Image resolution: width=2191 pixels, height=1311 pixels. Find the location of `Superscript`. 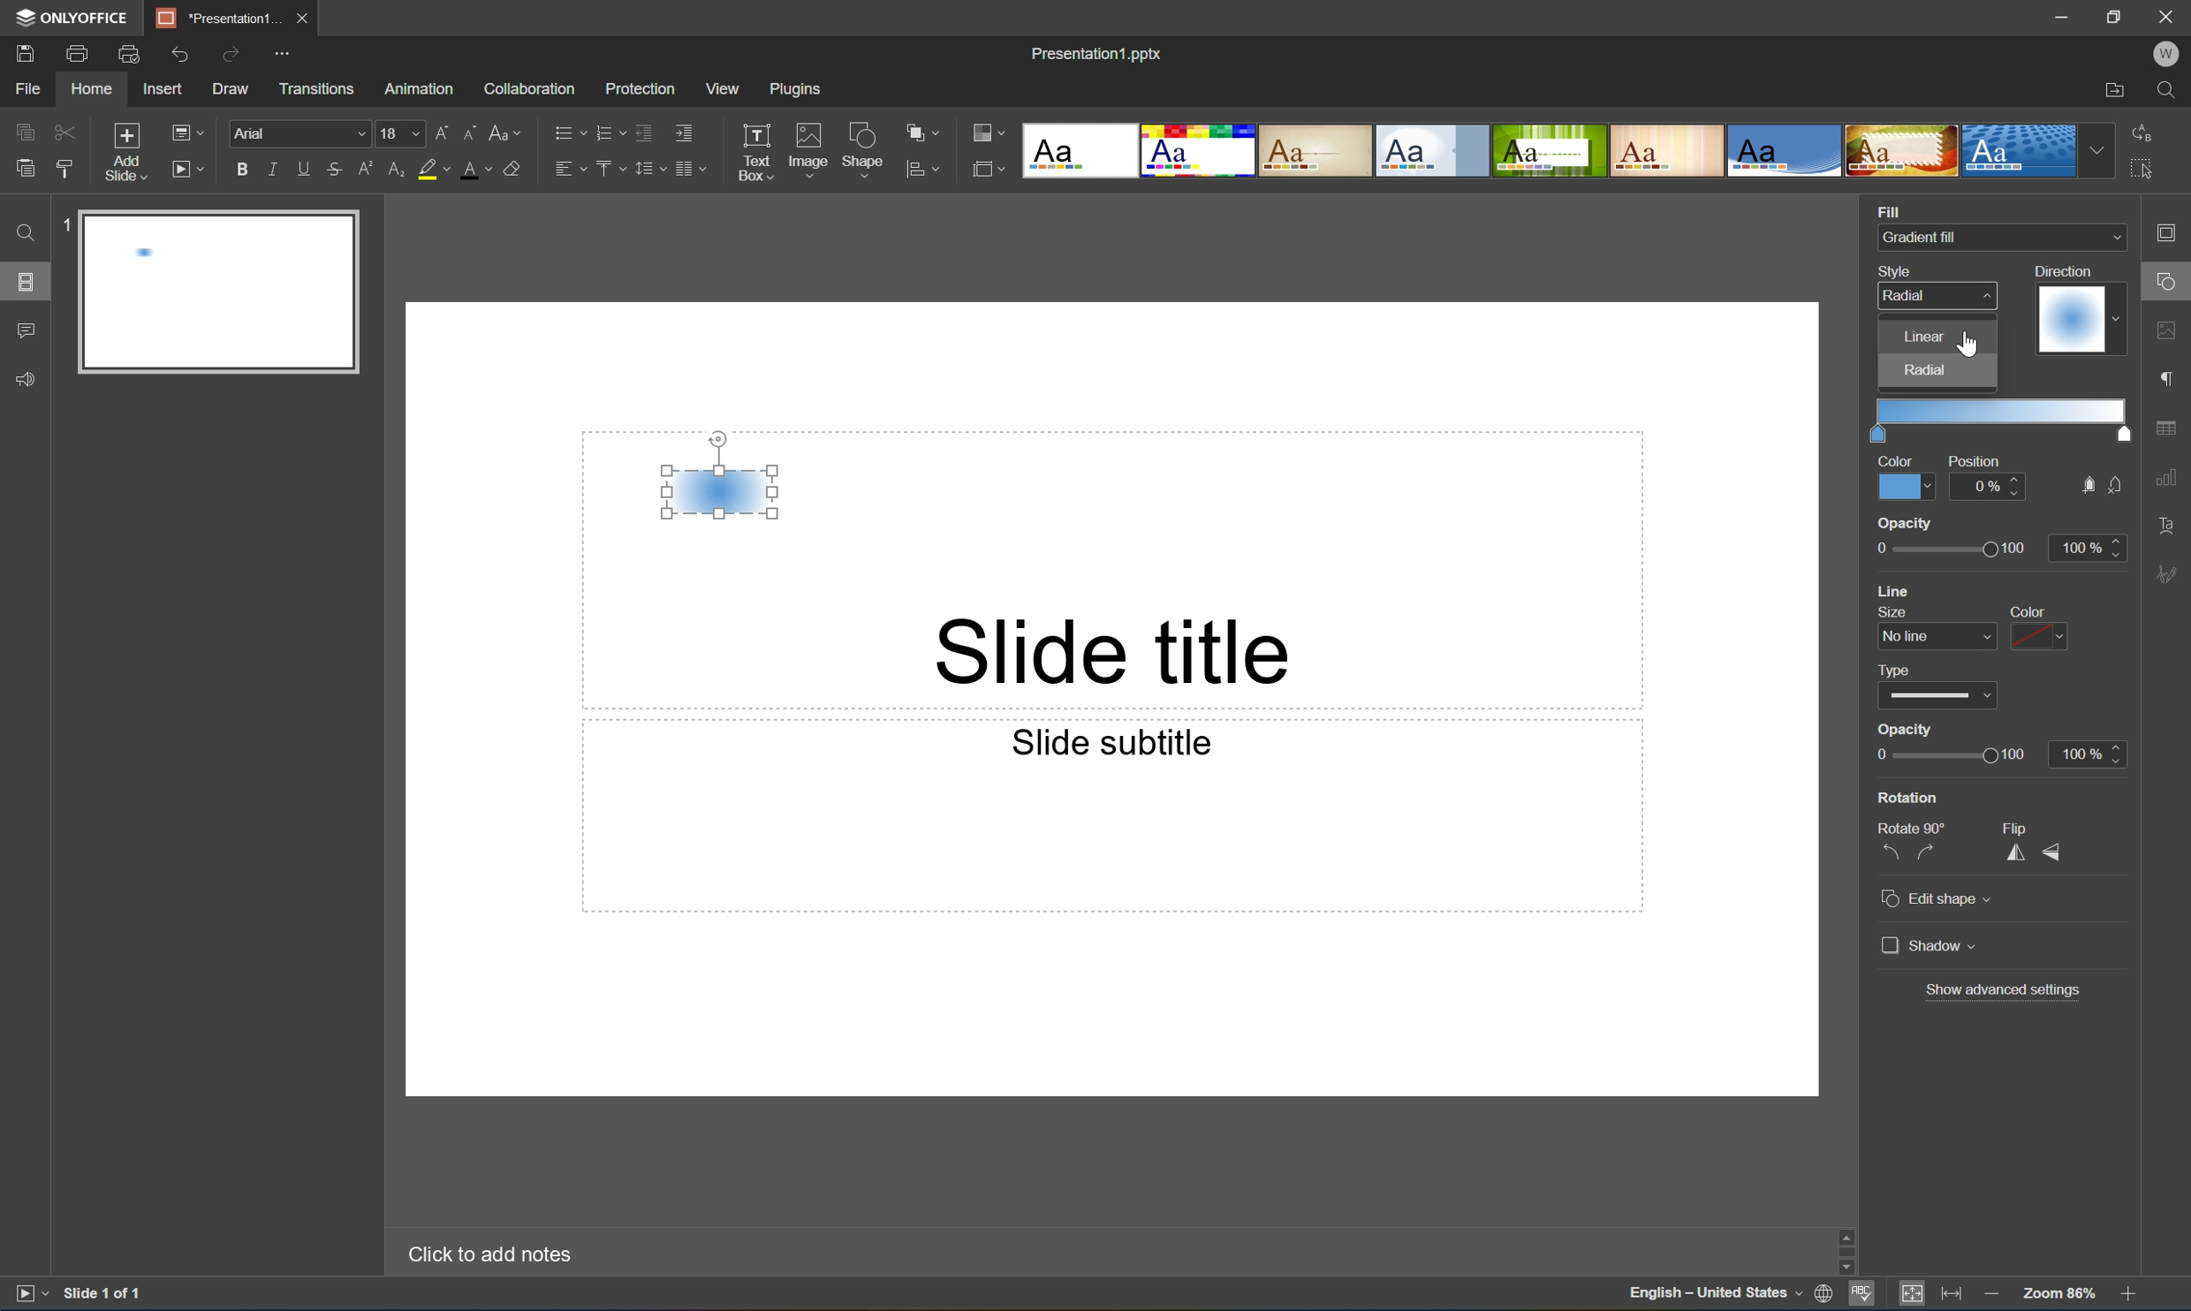

Superscript is located at coordinates (368, 170).